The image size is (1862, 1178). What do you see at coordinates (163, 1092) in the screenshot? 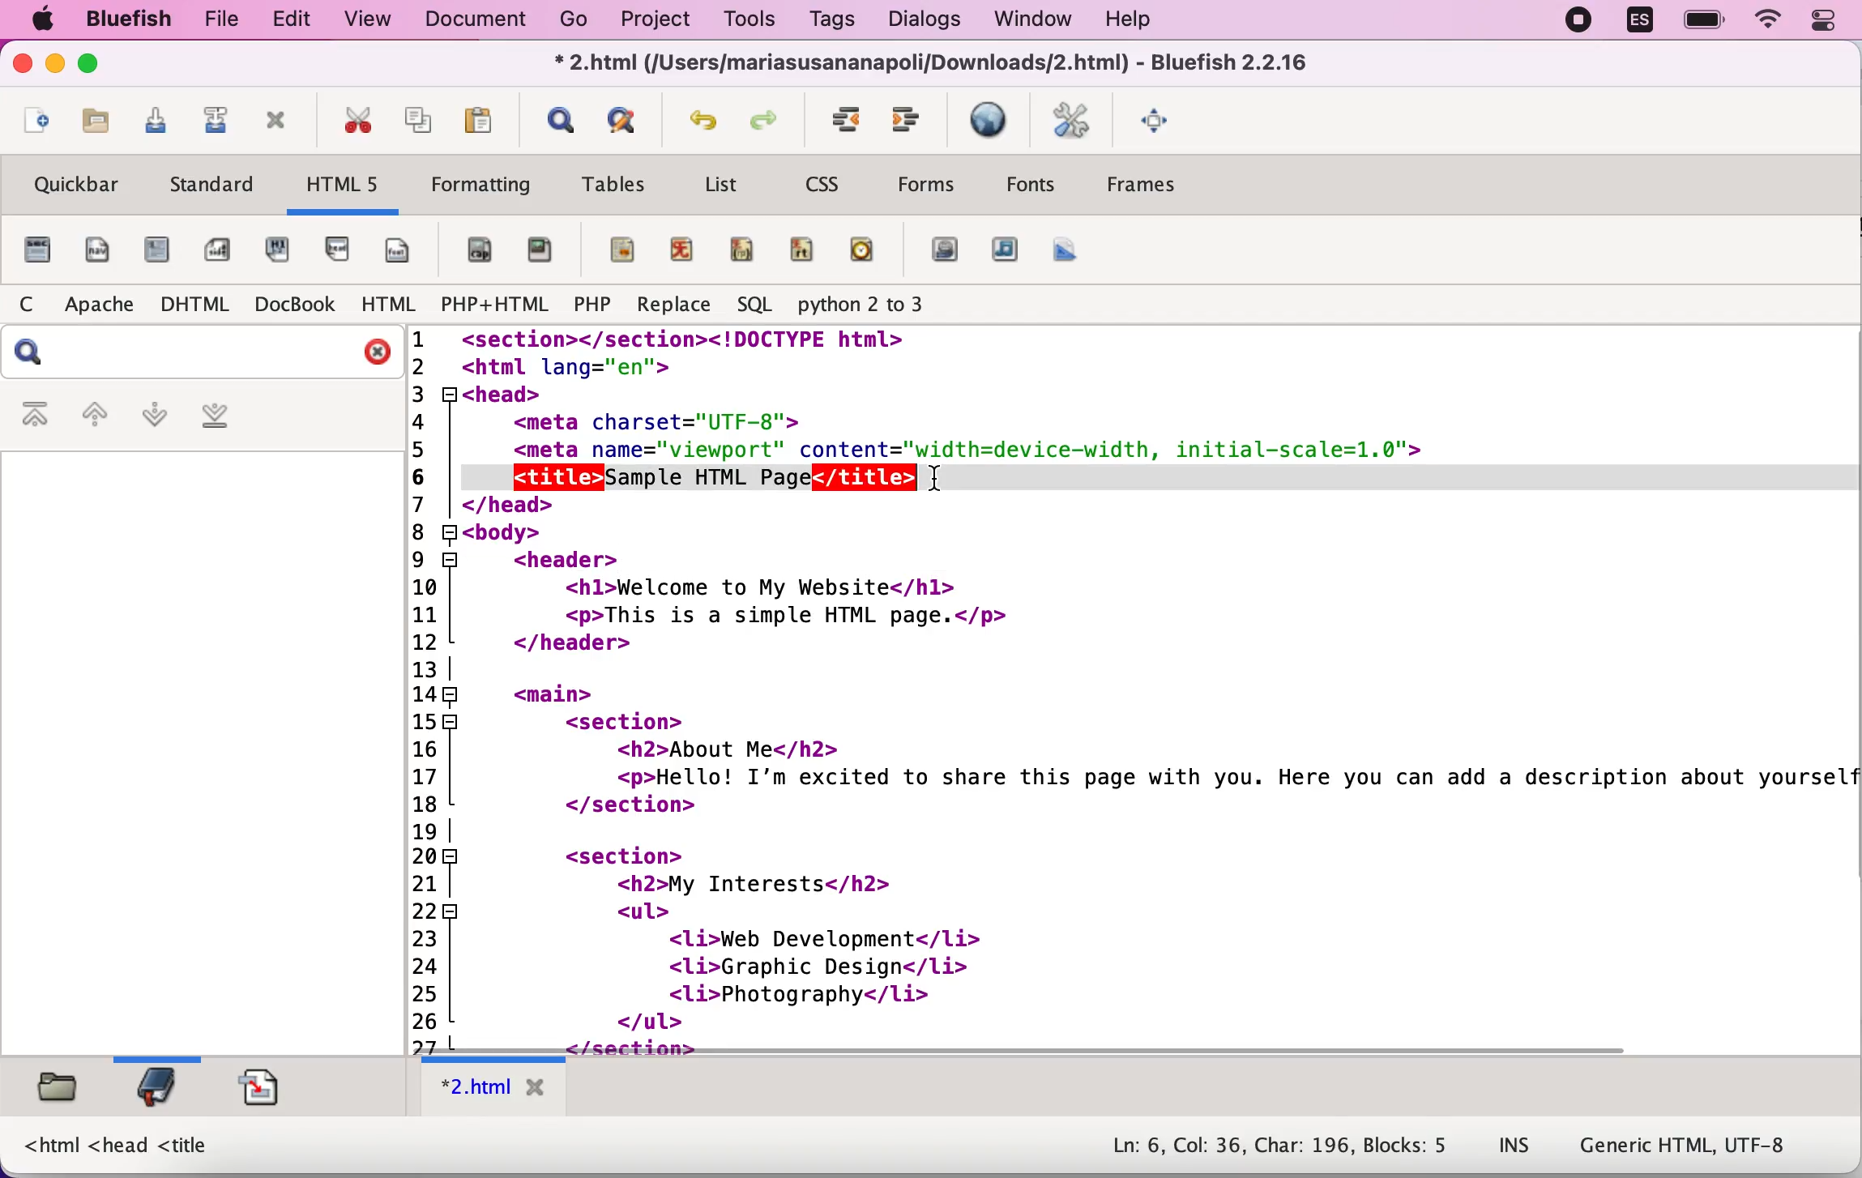
I see `bookmarks` at bounding box center [163, 1092].